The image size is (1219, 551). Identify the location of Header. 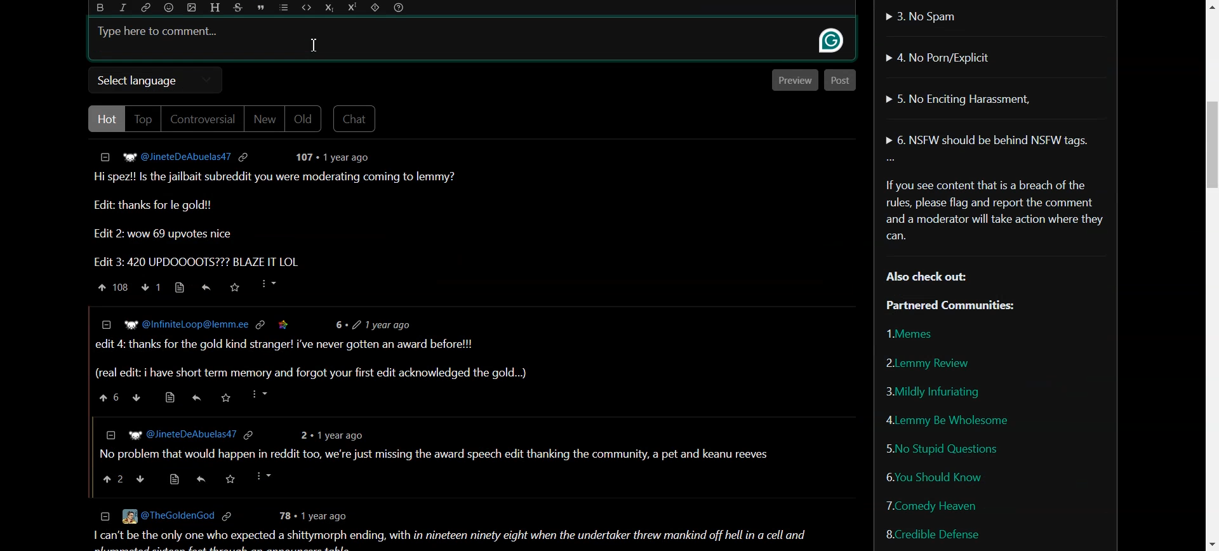
(214, 8).